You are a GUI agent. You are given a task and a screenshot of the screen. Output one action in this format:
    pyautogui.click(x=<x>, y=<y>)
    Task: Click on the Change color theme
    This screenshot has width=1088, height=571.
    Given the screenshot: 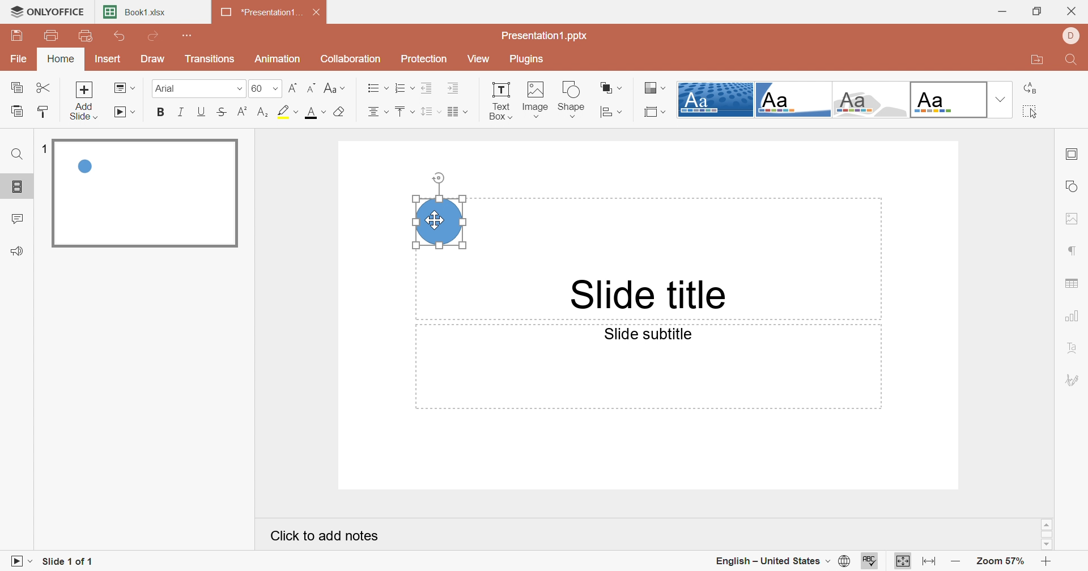 What is the action you would take?
    pyautogui.click(x=655, y=87)
    